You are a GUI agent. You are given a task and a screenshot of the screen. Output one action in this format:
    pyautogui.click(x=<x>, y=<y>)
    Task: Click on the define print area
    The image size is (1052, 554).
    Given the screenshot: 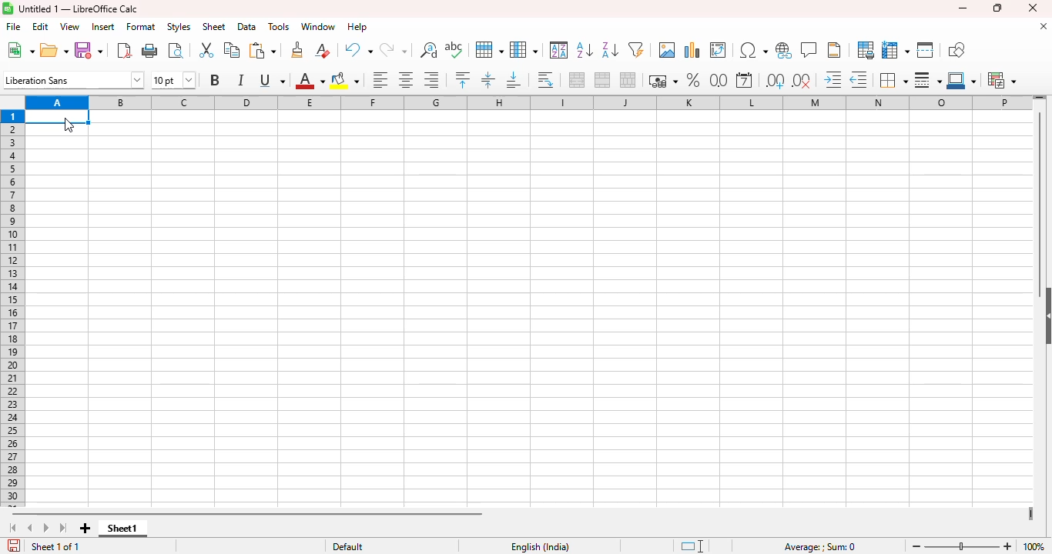 What is the action you would take?
    pyautogui.click(x=866, y=50)
    